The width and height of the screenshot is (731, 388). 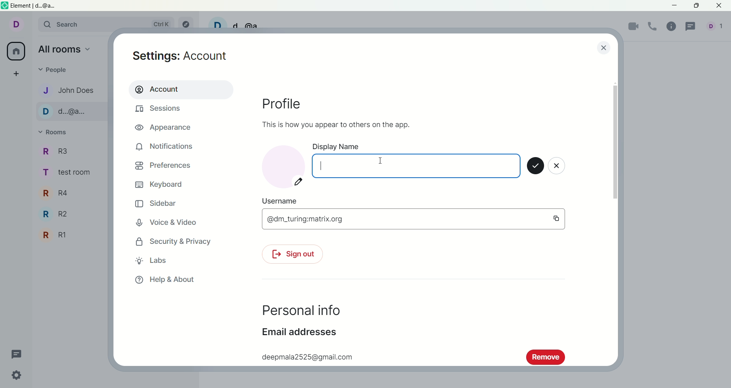 What do you see at coordinates (171, 223) in the screenshot?
I see `voice and video` at bounding box center [171, 223].